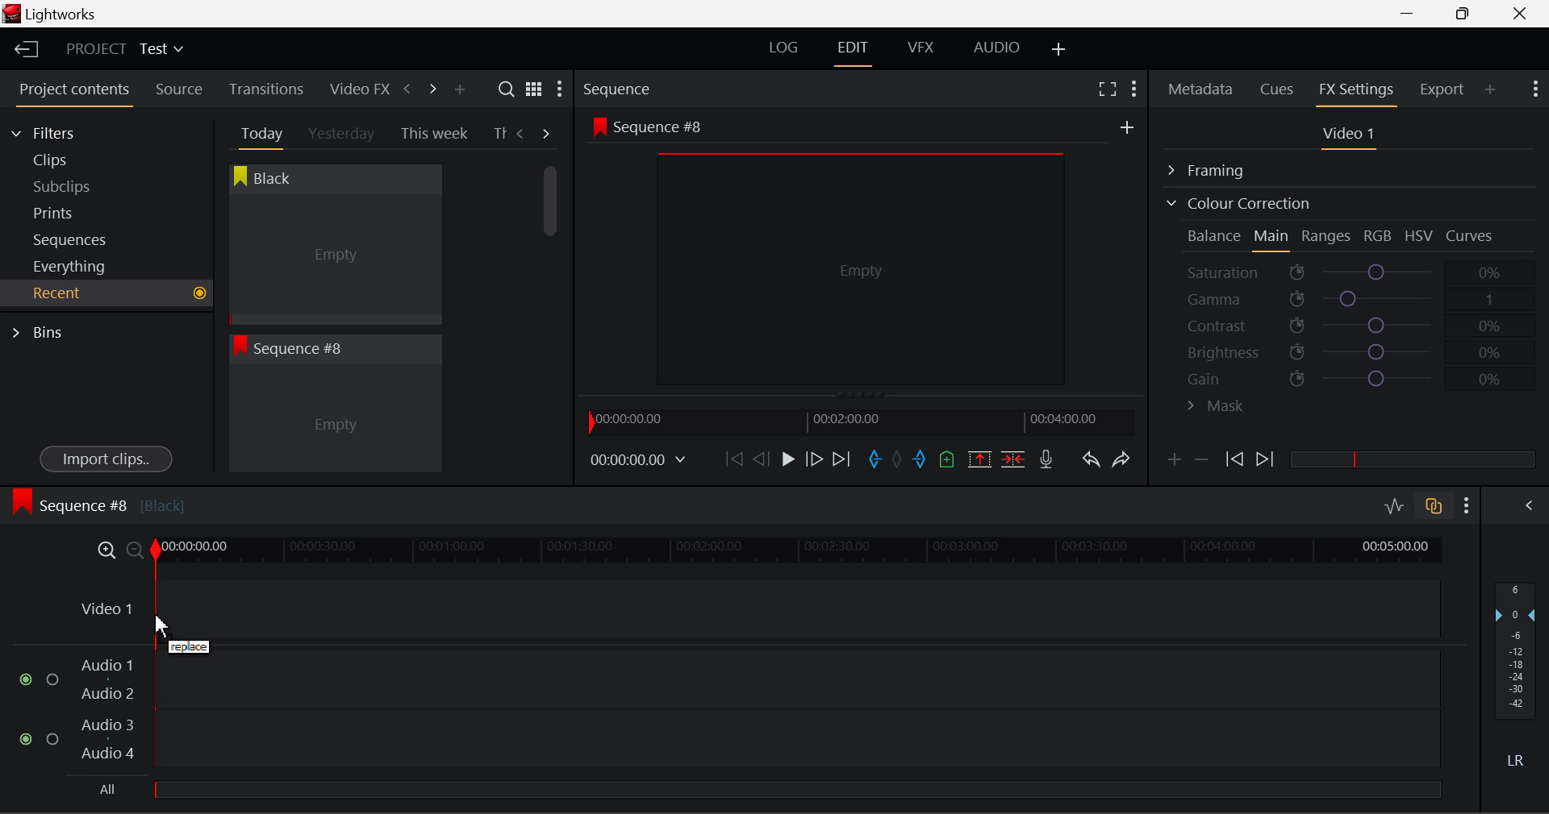 The width and height of the screenshot is (1549, 814). What do you see at coordinates (73, 93) in the screenshot?
I see `Project contents` at bounding box center [73, 93].